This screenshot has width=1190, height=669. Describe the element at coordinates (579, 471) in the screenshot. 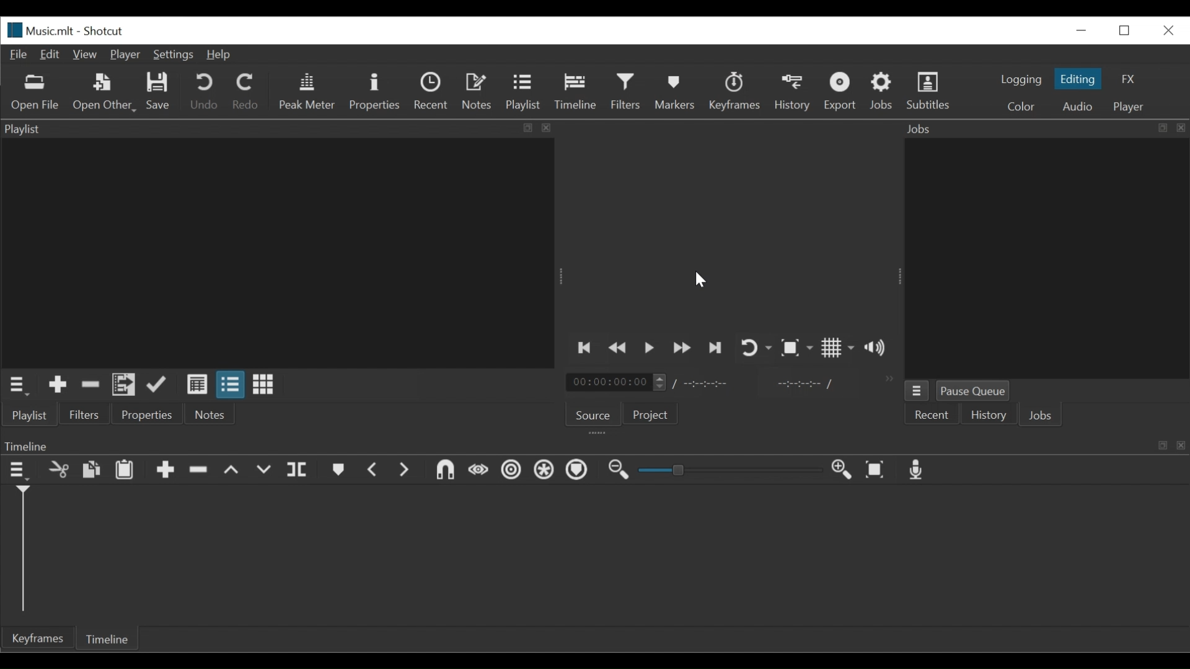

I see `Ripple Markers` at that location.